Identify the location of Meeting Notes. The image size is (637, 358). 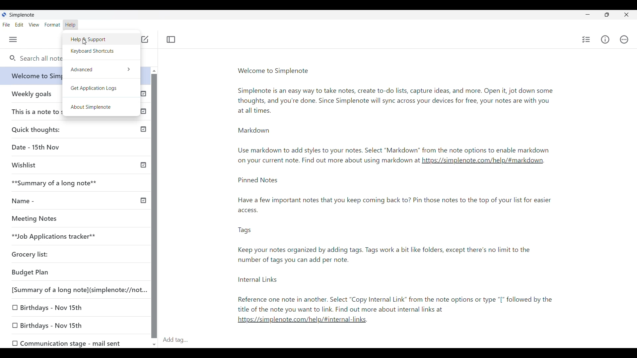
(49, 219).